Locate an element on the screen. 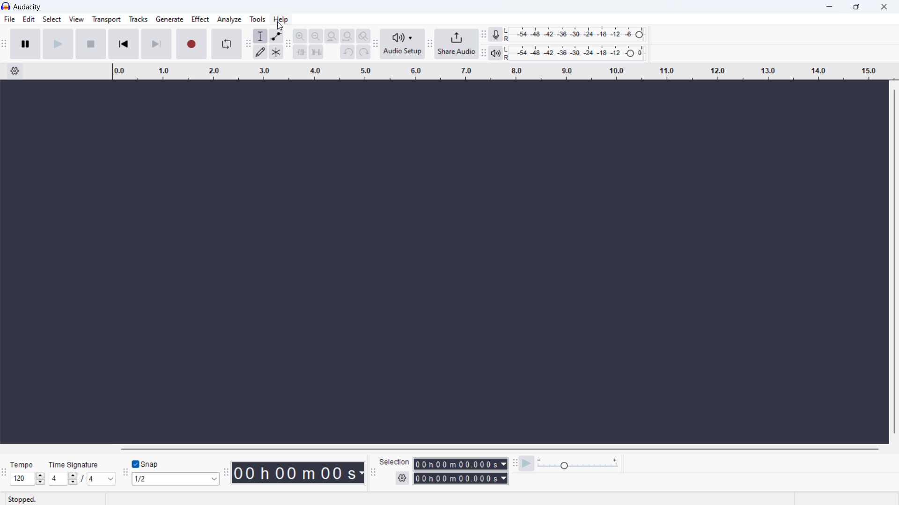 This screenshot has width=899, height=505. edit is located at coordinates (29, 19).